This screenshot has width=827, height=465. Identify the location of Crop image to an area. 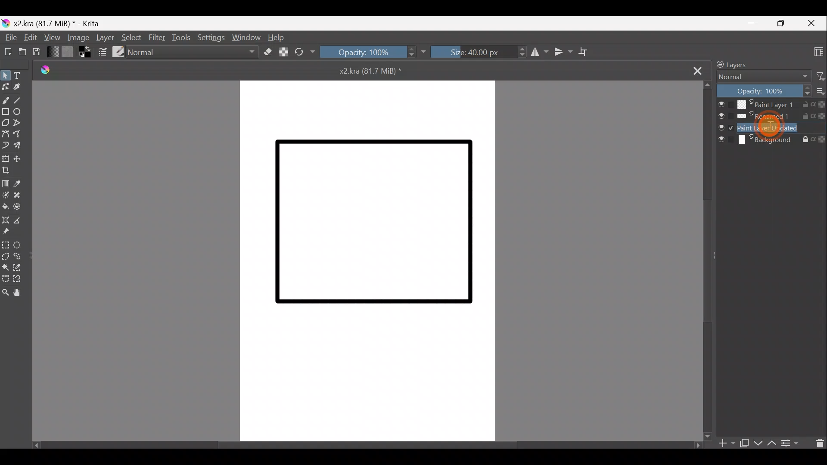
(8, 171).